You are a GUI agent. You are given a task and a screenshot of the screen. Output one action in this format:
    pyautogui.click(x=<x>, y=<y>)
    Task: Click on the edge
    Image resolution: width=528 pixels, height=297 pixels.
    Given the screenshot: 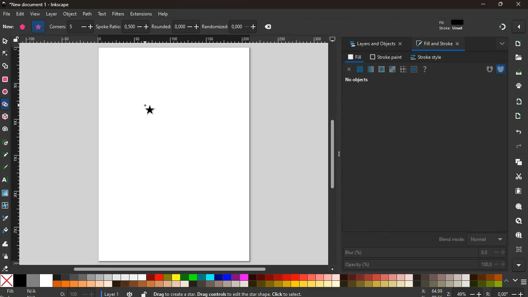 What is the action you would take?
    pyautogui.click(x=5, y=54)
    